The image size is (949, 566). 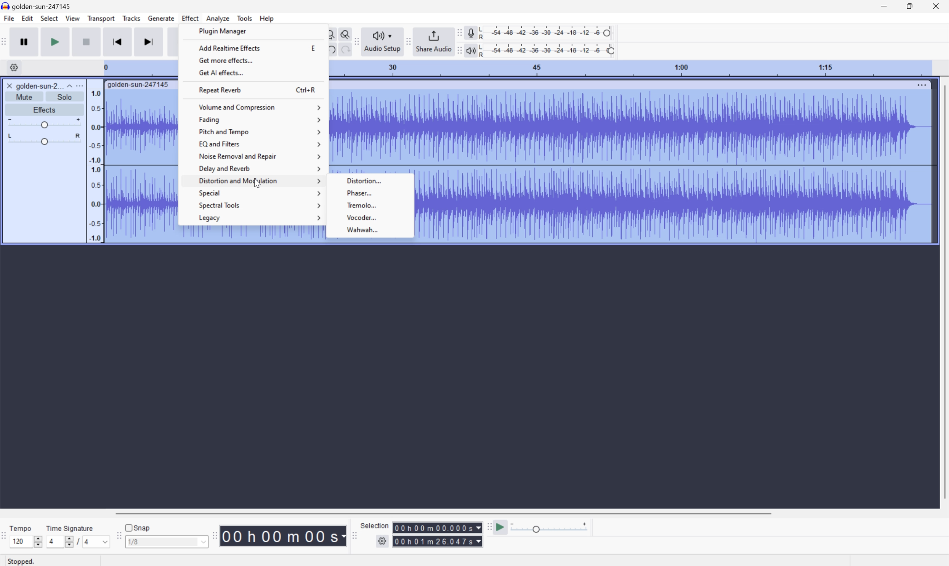 I want to click on 120, so click(x=22, y=542).